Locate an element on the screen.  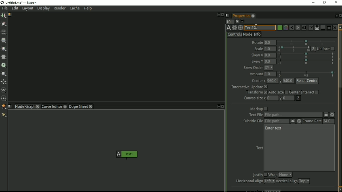
Layout is located at coordinates (28, 9).